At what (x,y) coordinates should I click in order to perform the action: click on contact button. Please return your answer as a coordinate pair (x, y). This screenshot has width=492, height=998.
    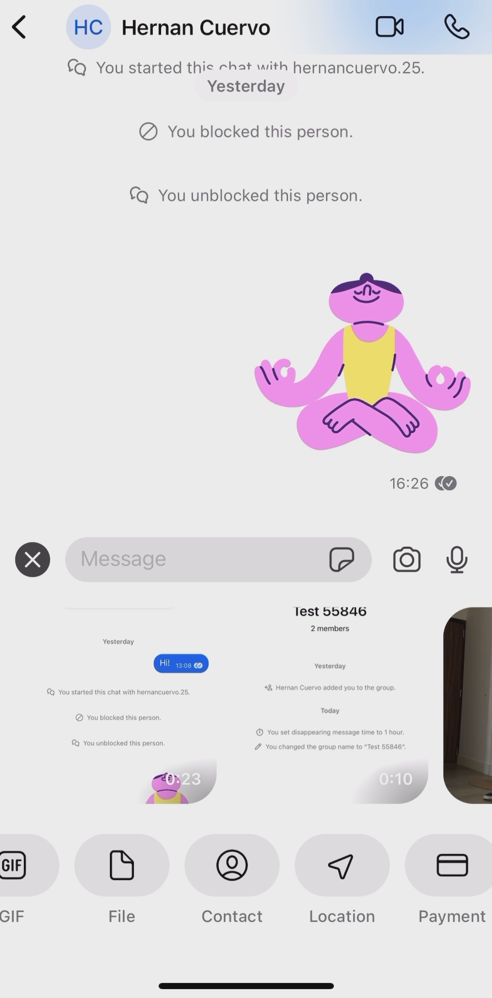
    Looking at the image, I should click on (233, 882).